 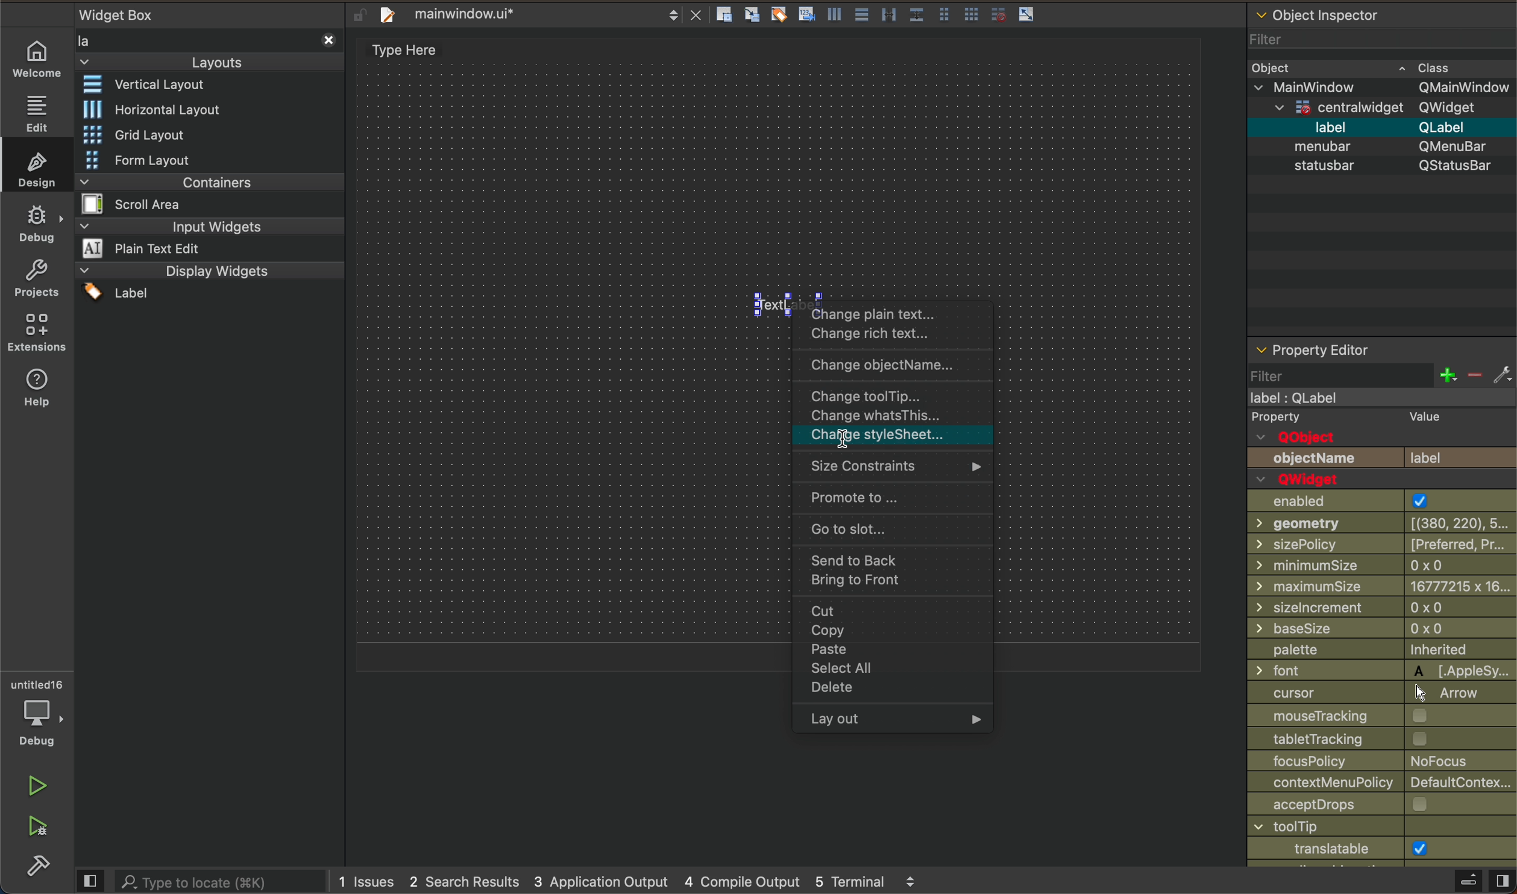 I want to click on promote to, so click(x=887, y=499).